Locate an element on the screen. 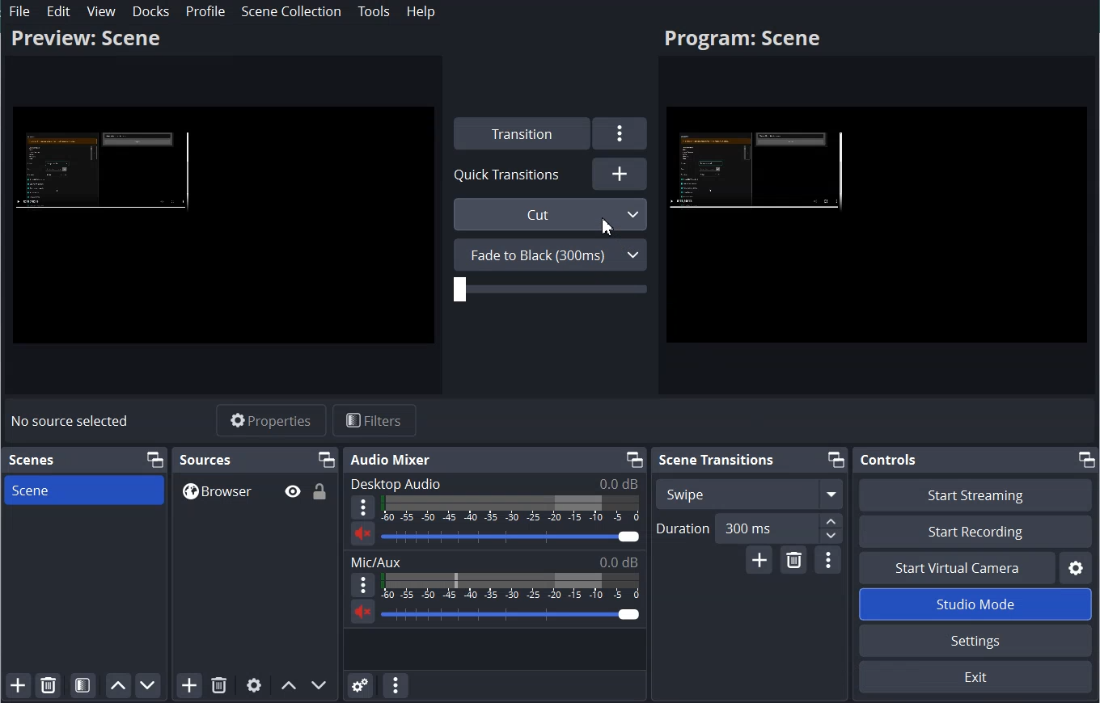 Image resolution: width=1100 pixels, height=703 pixels. Remove Selected Scene is located at coordinates (49, 684).